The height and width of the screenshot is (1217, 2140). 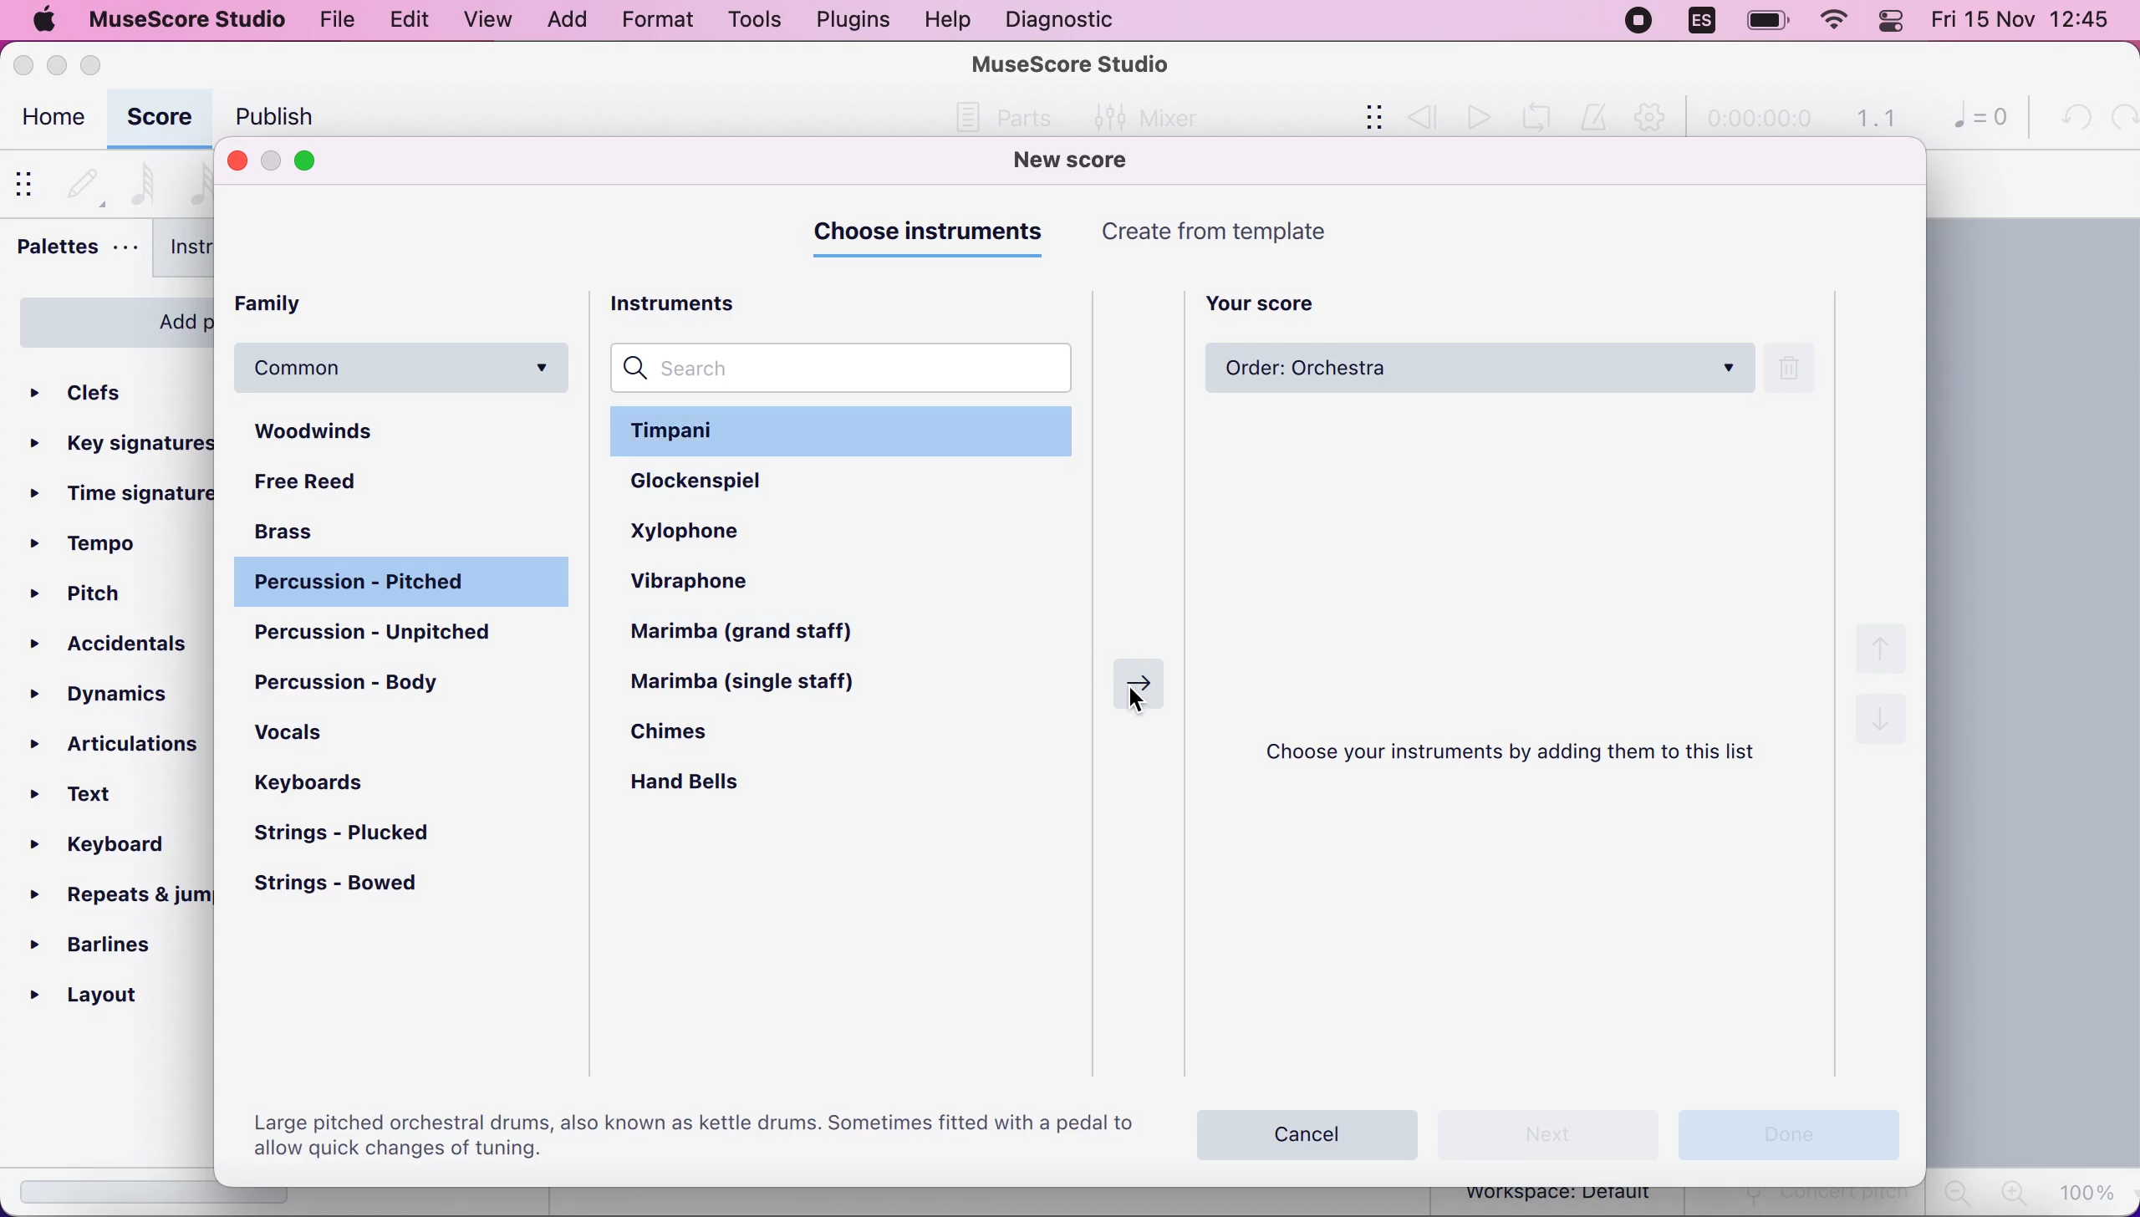 What do you see at coordinates (1309, 1130) in the screenshot?
I see `cancel` at bounding box center [1309, 1130].